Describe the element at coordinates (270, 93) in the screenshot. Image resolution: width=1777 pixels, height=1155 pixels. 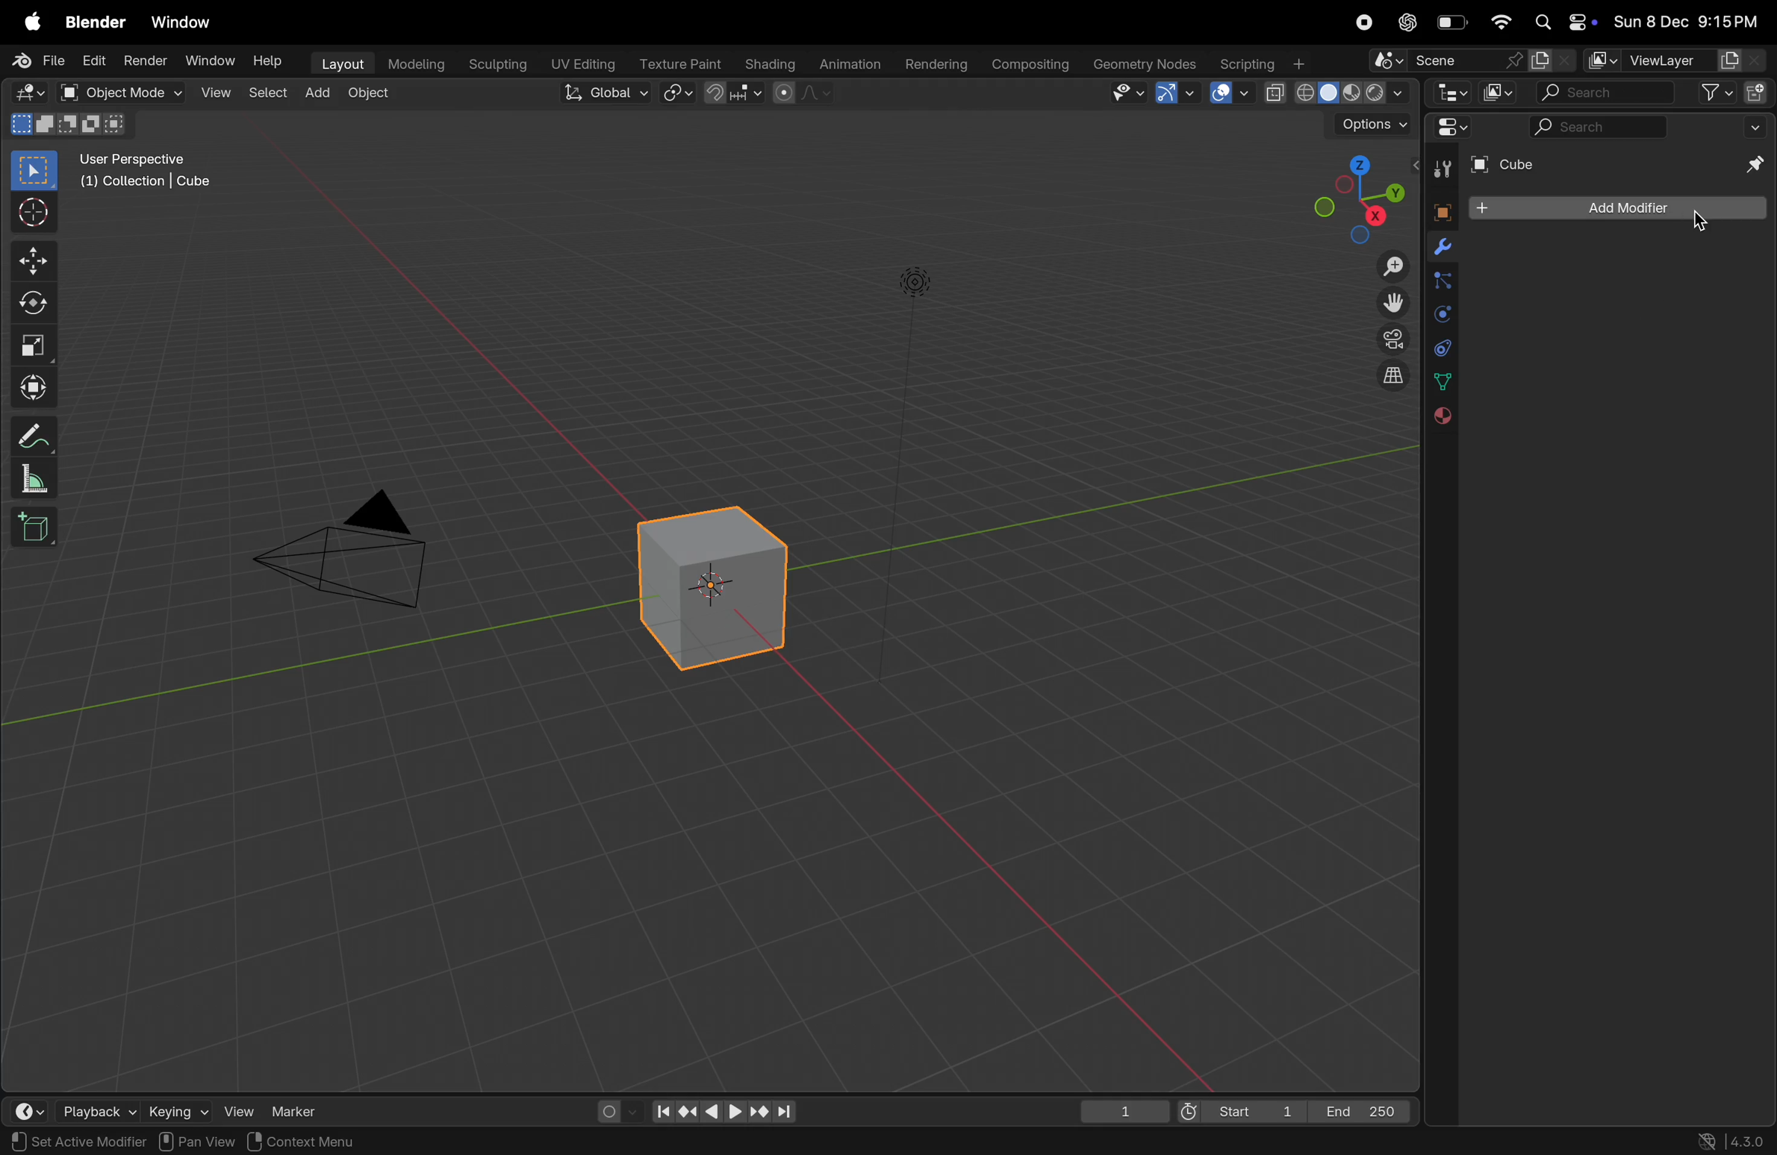
I see `select` at that location.